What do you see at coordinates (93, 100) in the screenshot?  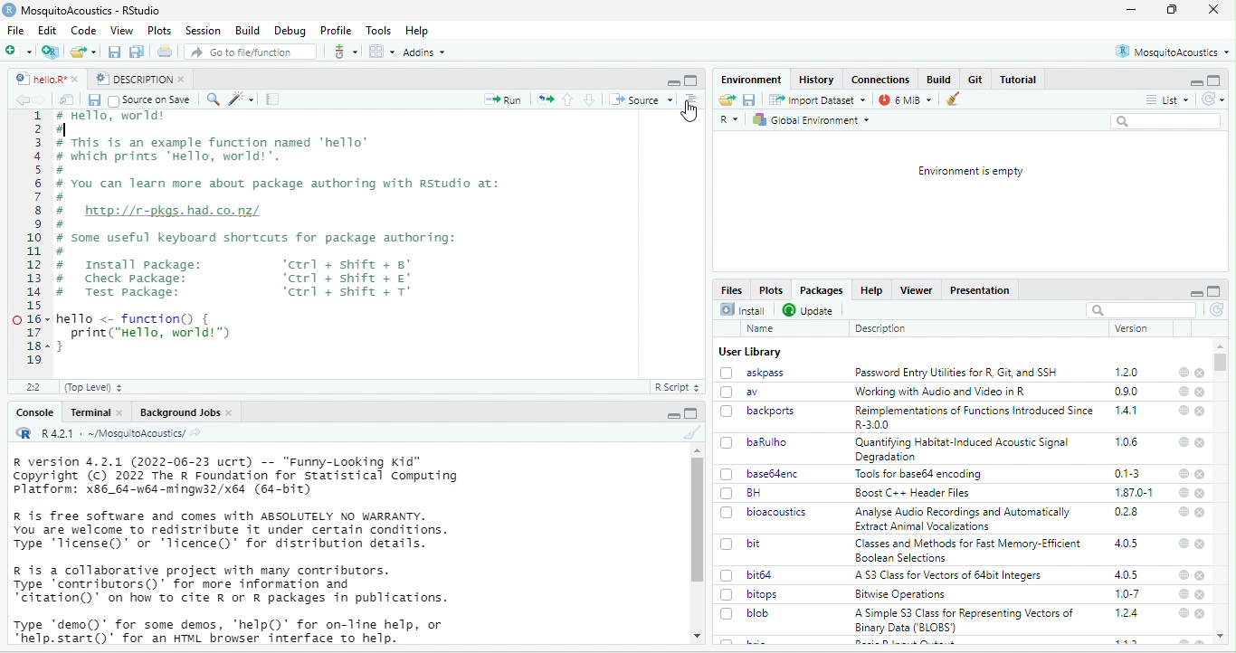 I see `Save` at bounding box center [93, 100].